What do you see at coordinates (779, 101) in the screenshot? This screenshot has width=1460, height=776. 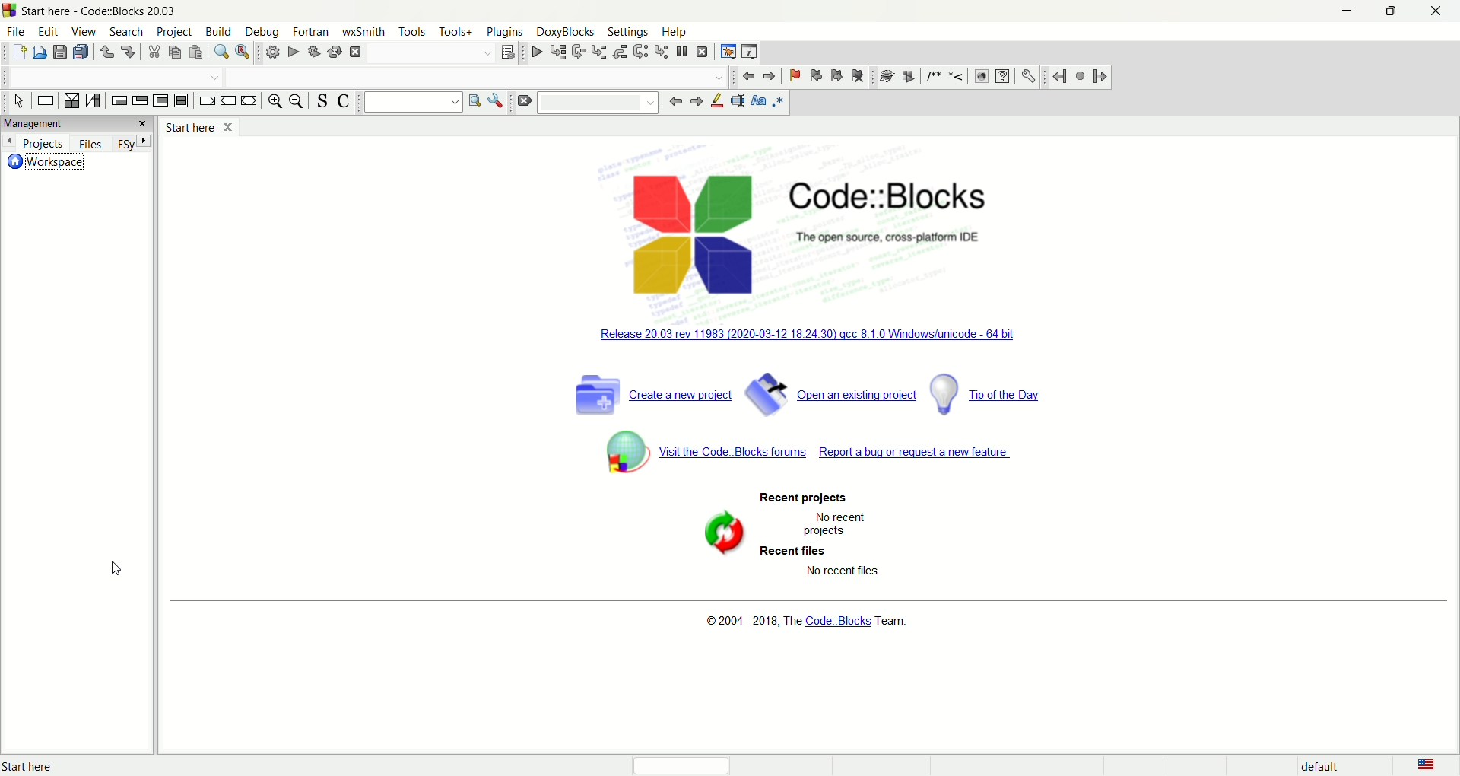 I see `regex` at bounding box center [779, 101].